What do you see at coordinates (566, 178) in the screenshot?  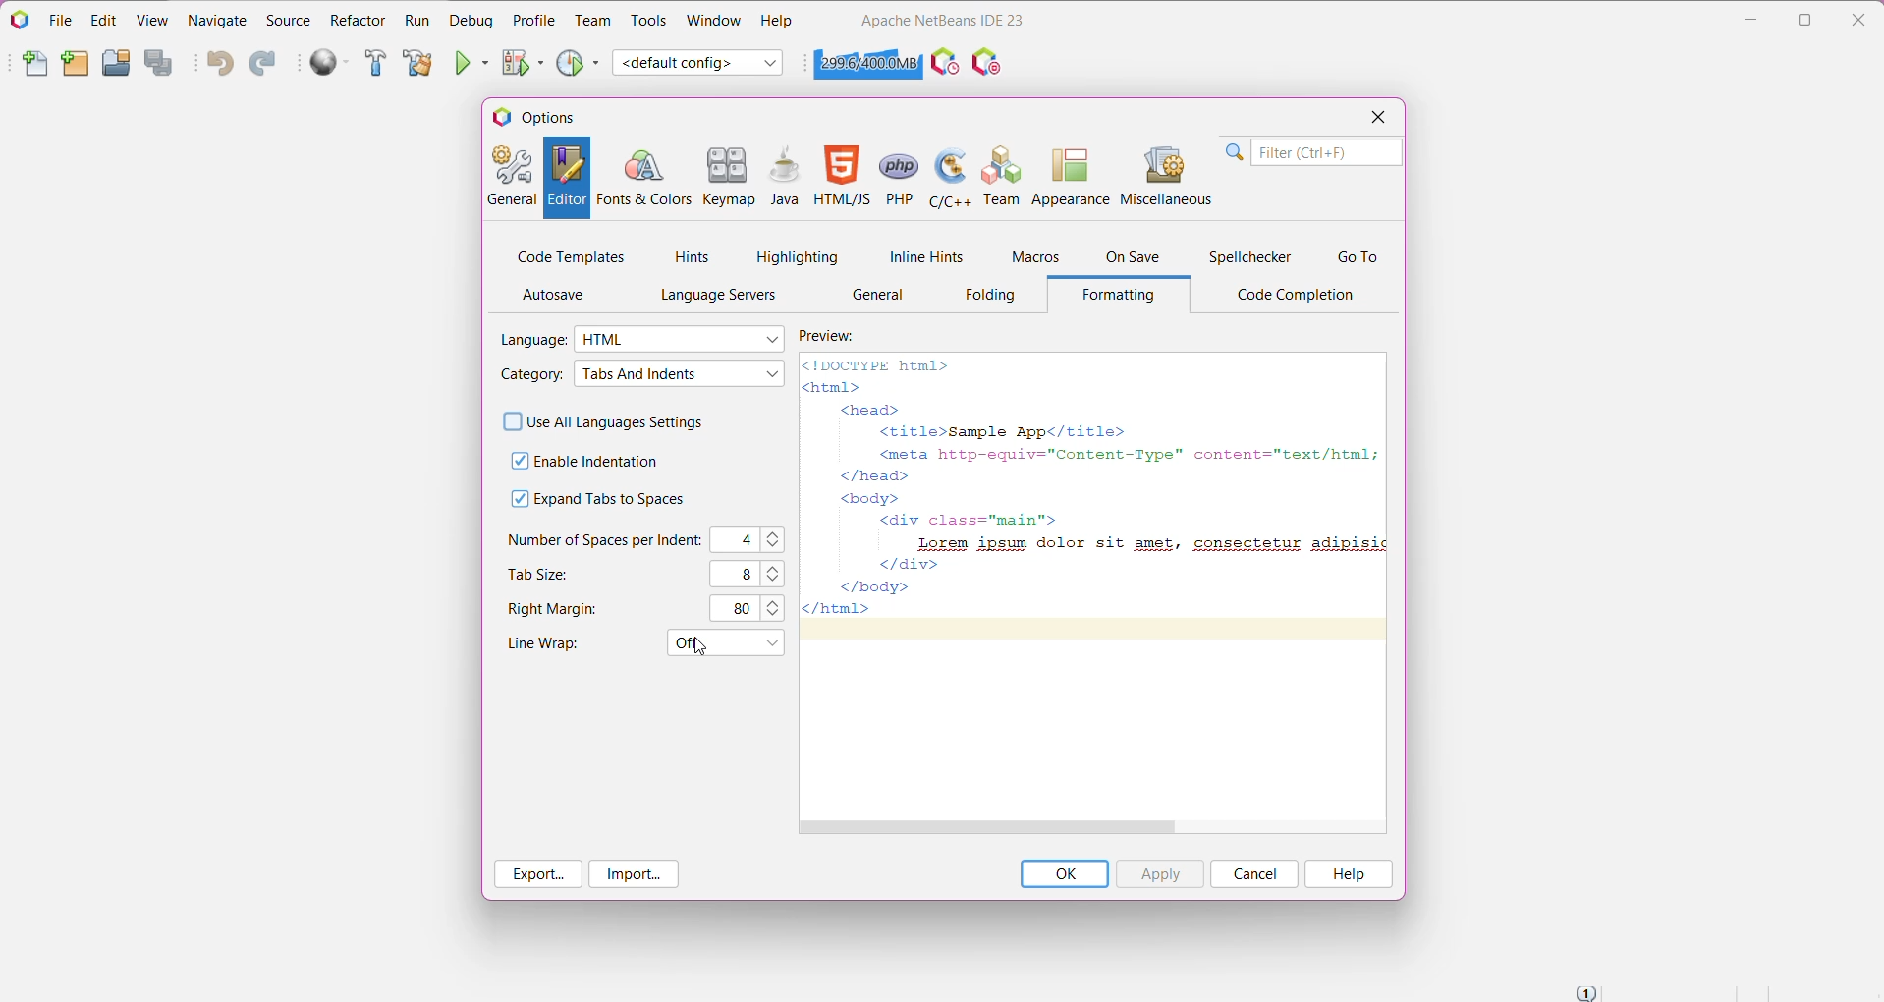 I see `Editor` at bounding box center [566, 178].